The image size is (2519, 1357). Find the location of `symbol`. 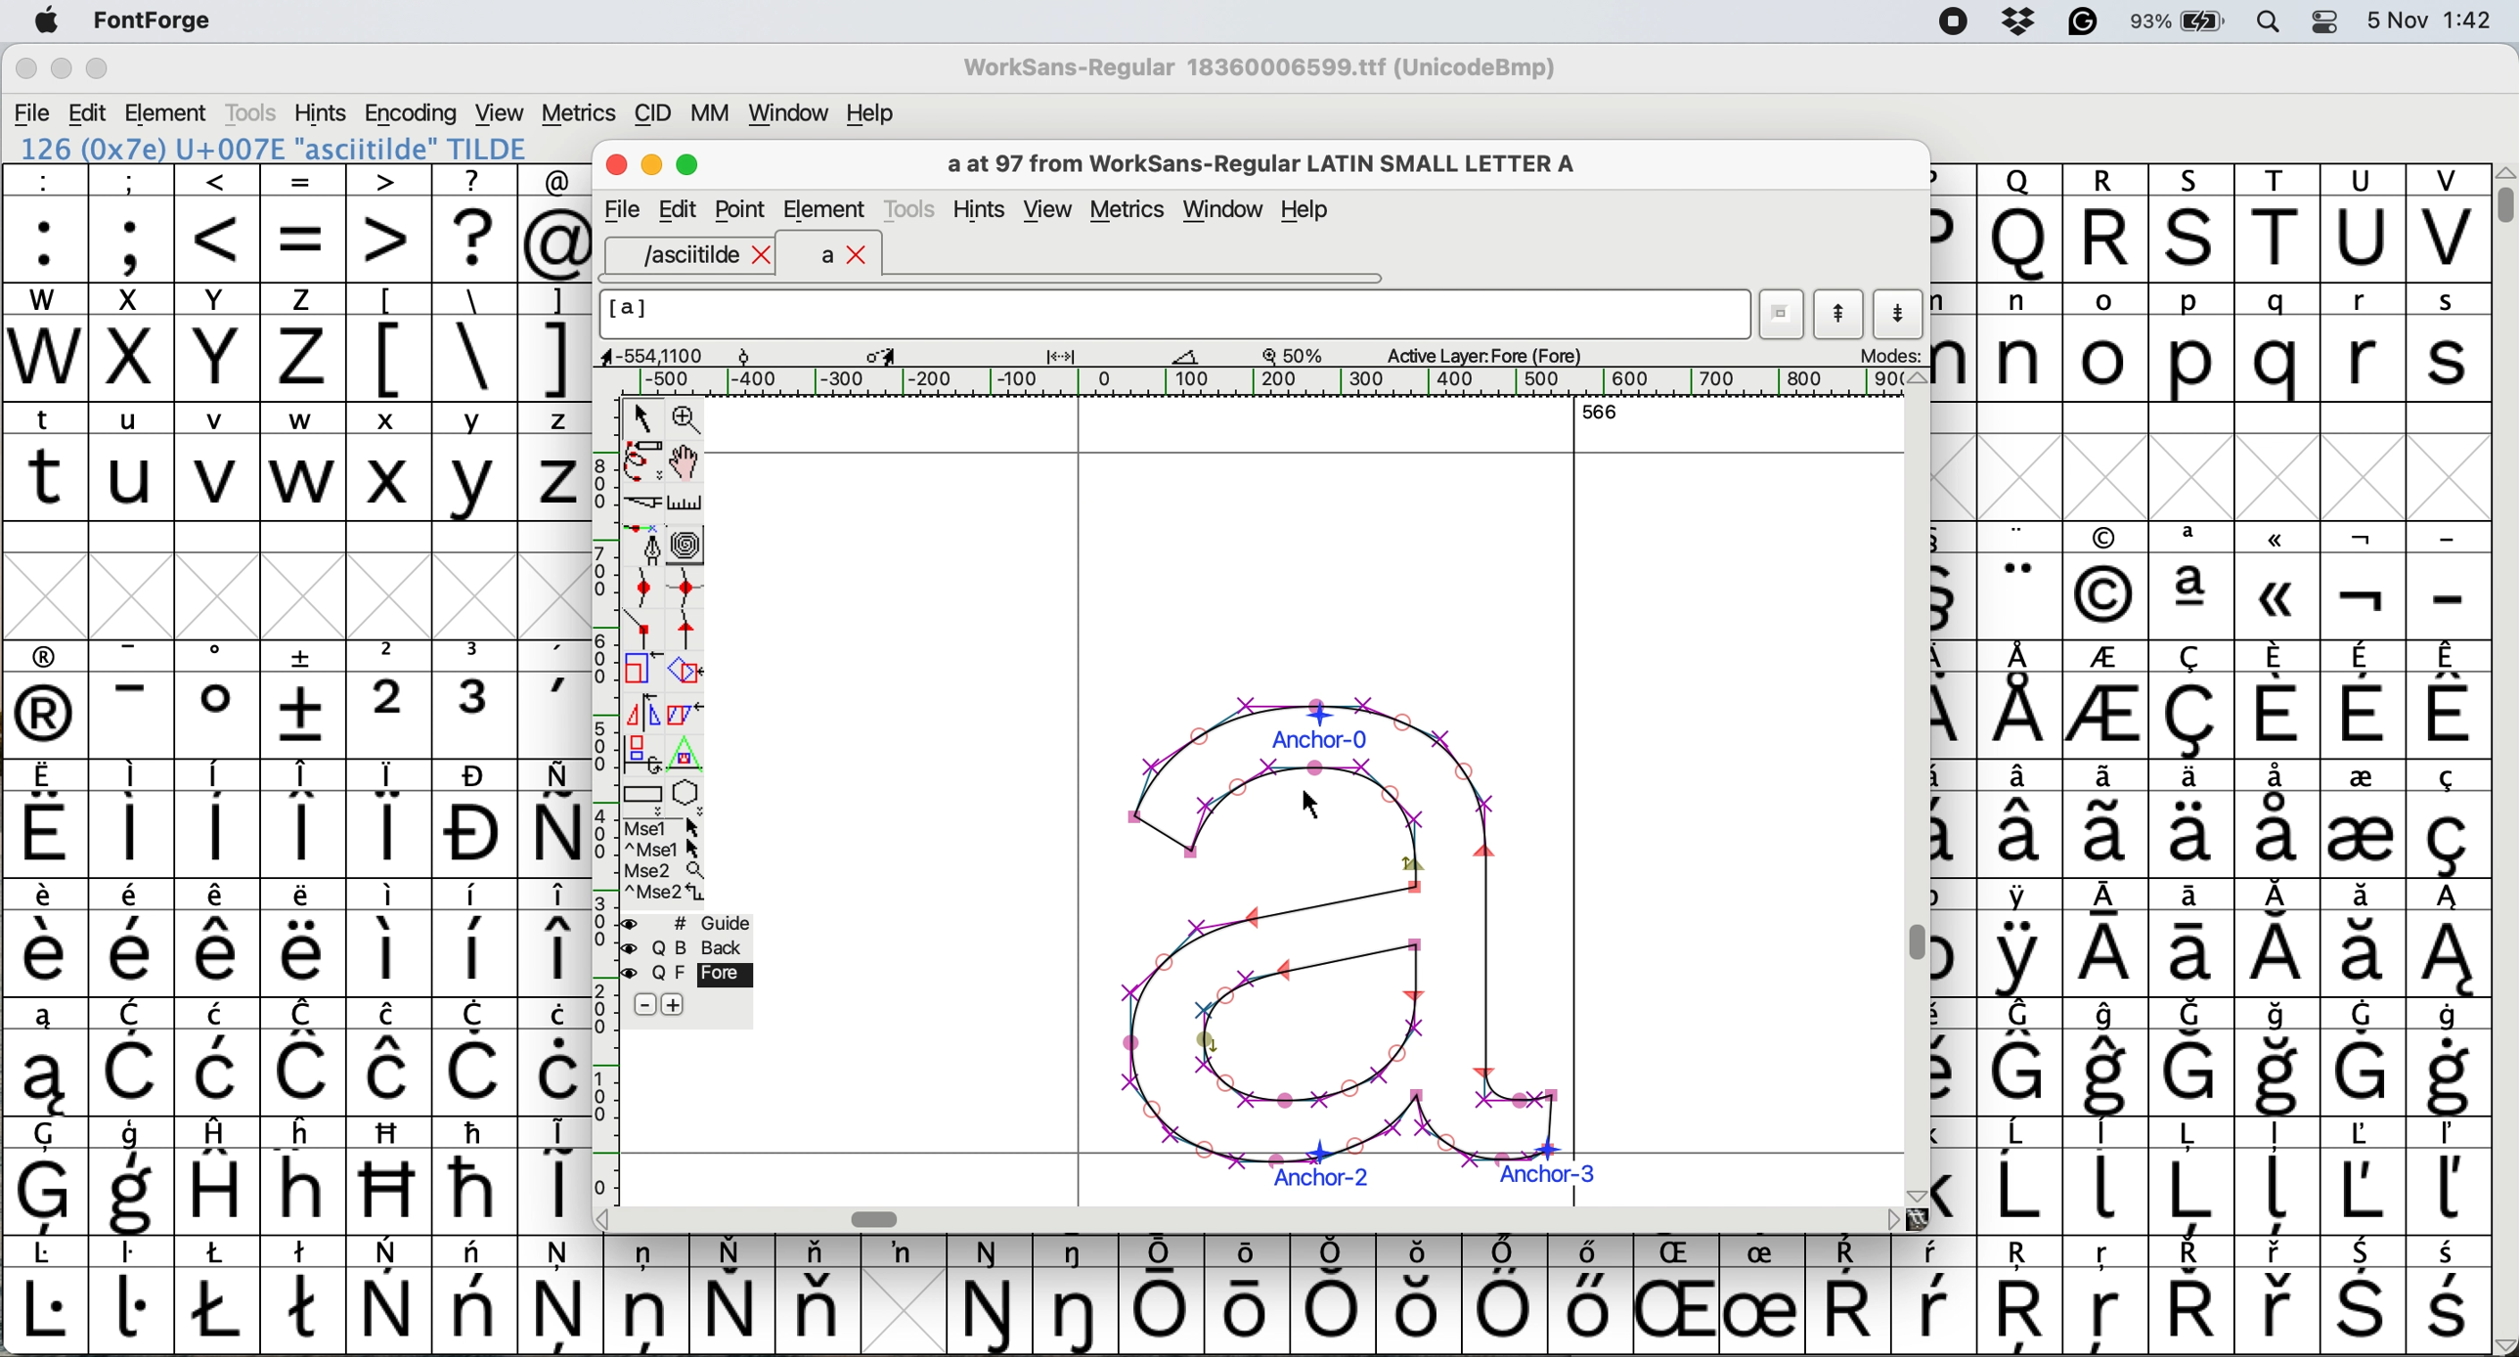

symbol is located at coordinates (2279, 816).